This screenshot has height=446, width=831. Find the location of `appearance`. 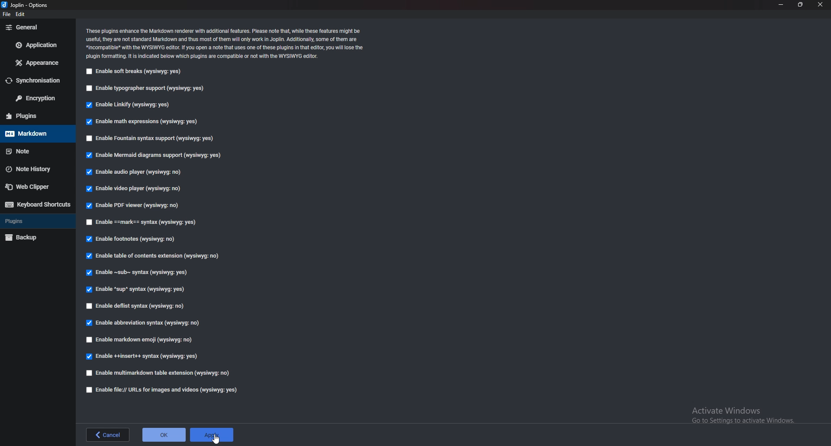

appearance is located at coordinates (39, 64).